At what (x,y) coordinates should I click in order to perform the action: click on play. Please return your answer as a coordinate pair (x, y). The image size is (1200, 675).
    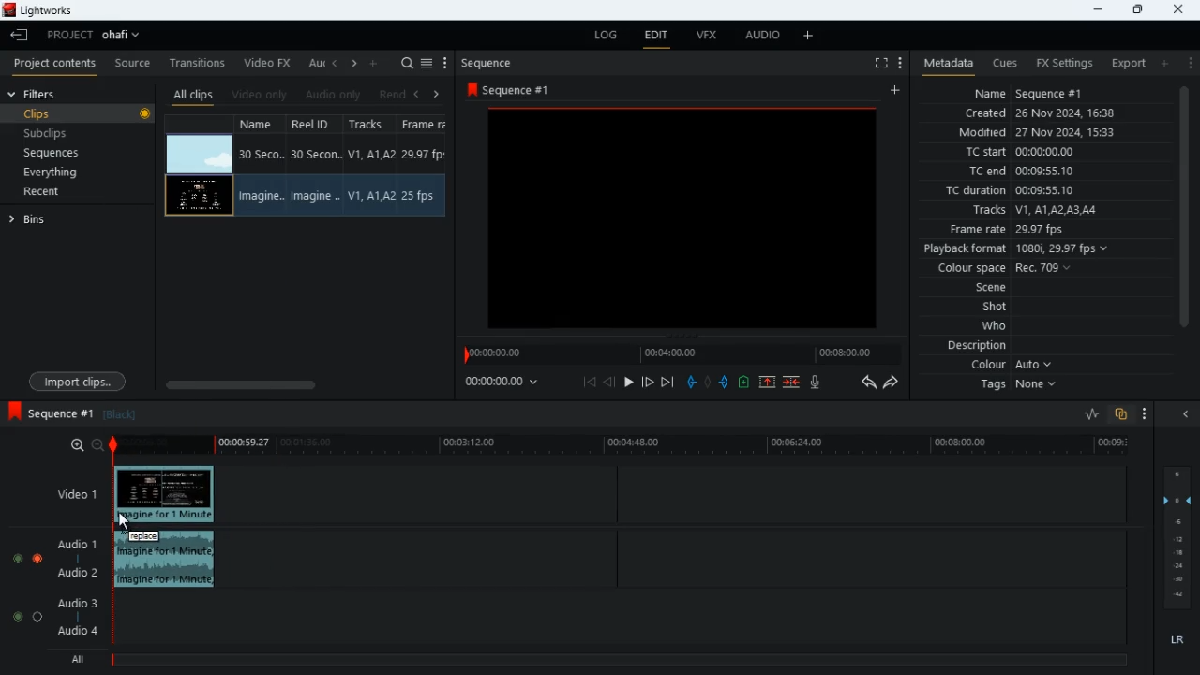
    Looking at the image, I should click on (630, 381).